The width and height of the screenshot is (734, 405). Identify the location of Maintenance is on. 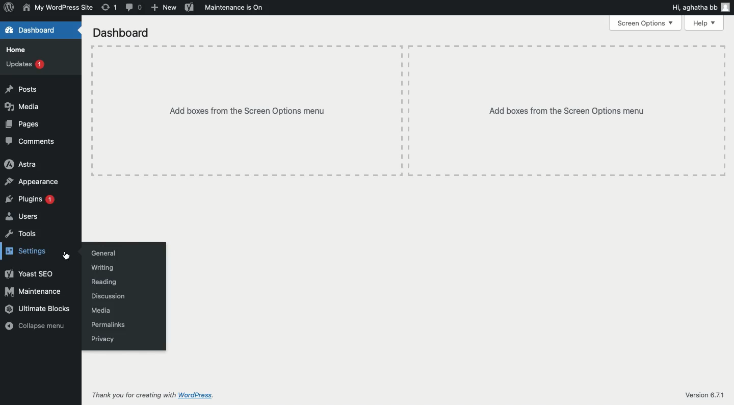
(234, 7).